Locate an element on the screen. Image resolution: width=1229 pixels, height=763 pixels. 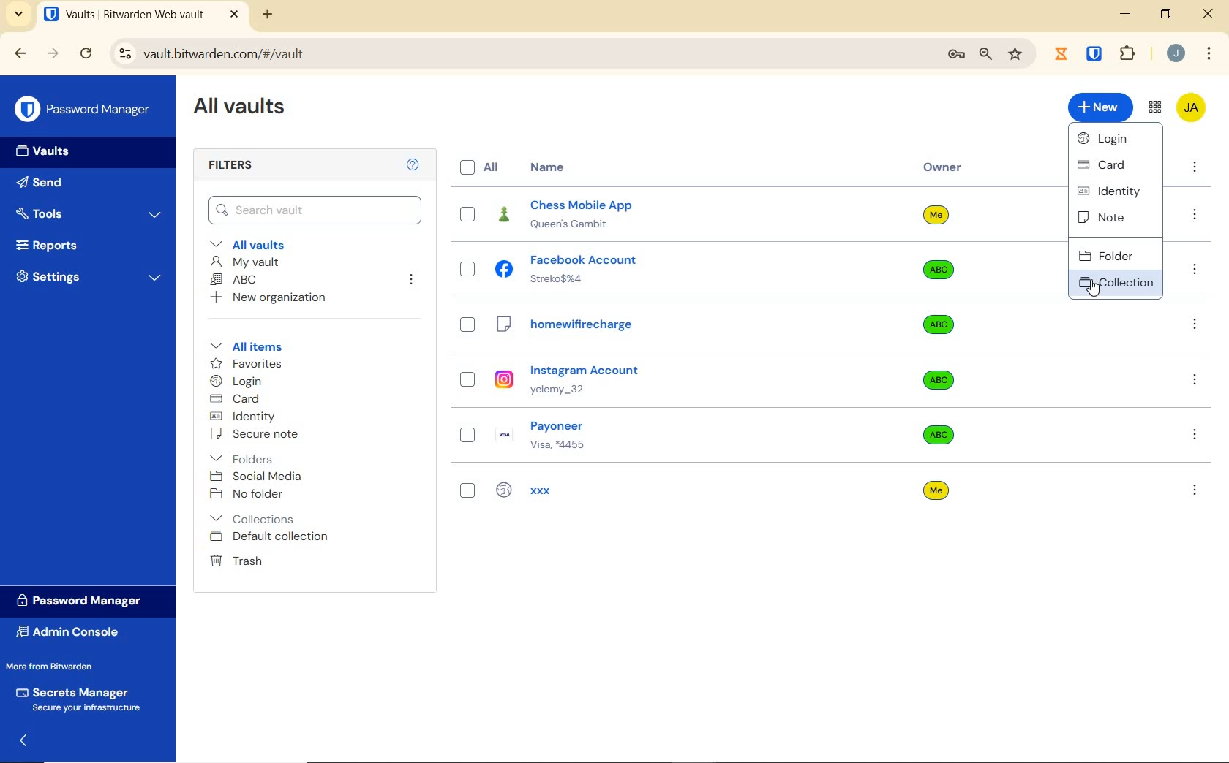
instagram account is located at coordinates (673, 379).